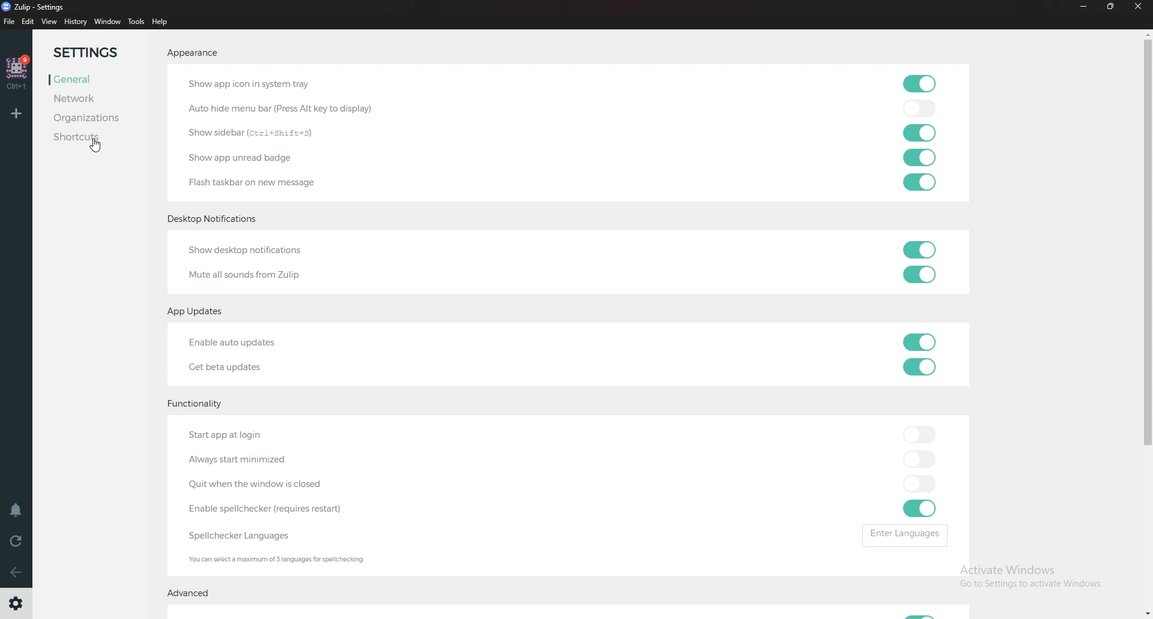 The image size is (1153, 619). I want to click on Enable auto updates, so click(251, 339).